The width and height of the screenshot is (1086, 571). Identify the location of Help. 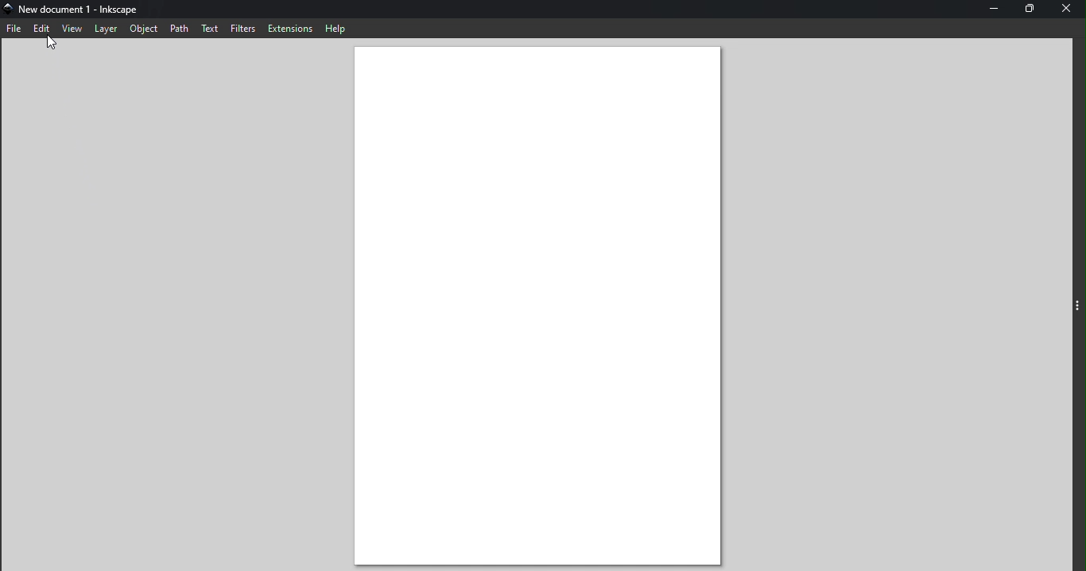
(339, 28).